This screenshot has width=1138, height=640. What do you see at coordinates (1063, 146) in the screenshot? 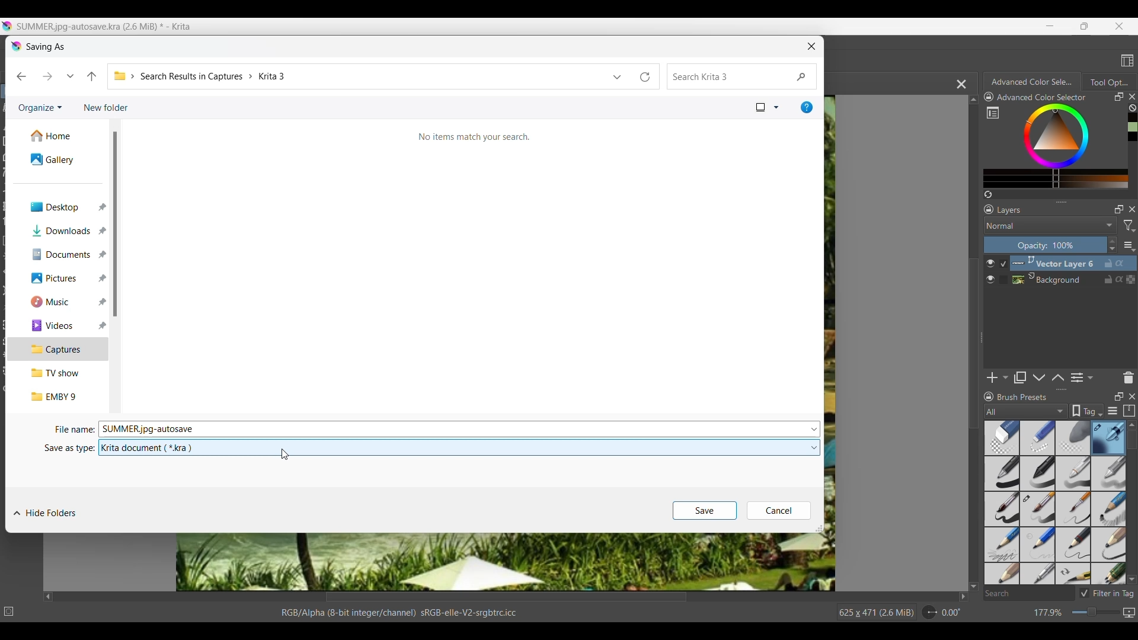
I see `Color range for selection` at bounding box center [1063, 146].